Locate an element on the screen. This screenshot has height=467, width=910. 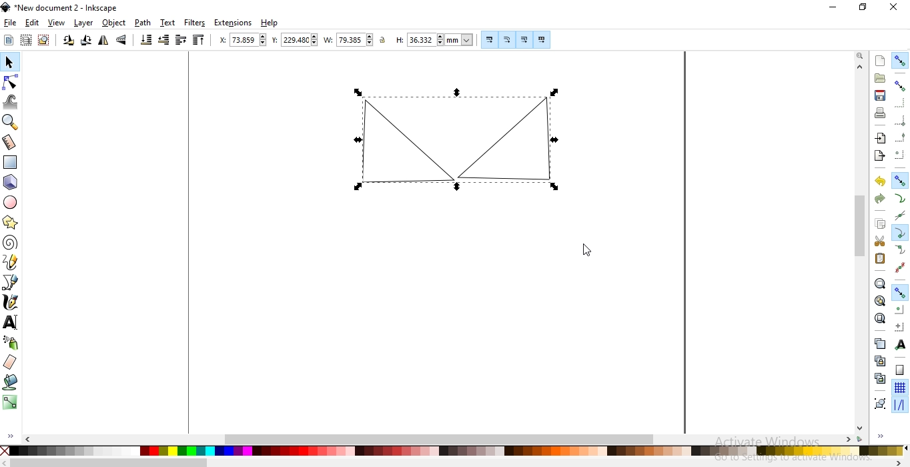
import a bitmap is located at coordinates (880, 138).